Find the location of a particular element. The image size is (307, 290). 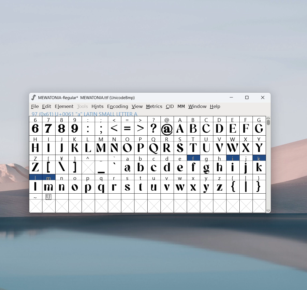

| is located at coordinates (246, 184).